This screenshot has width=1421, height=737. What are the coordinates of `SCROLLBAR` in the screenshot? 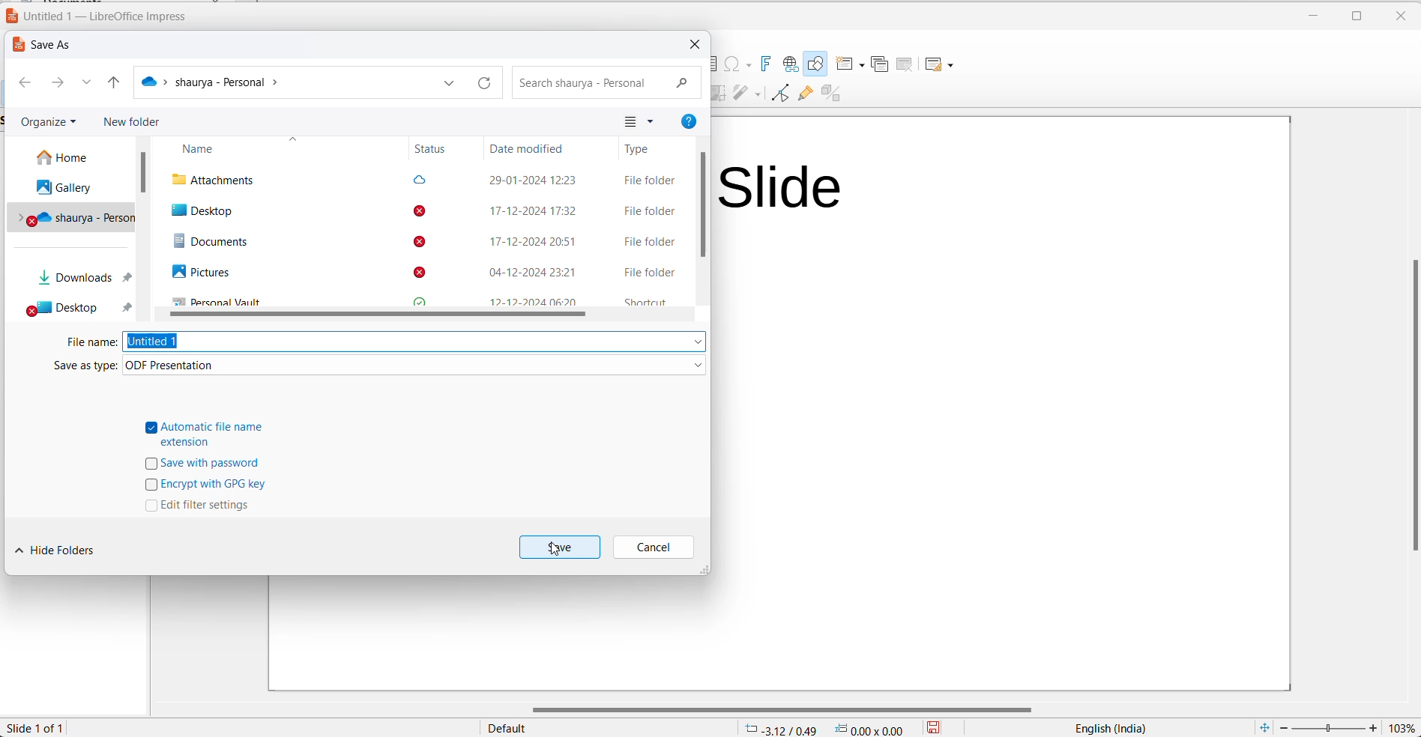 It's located at (384, 315).